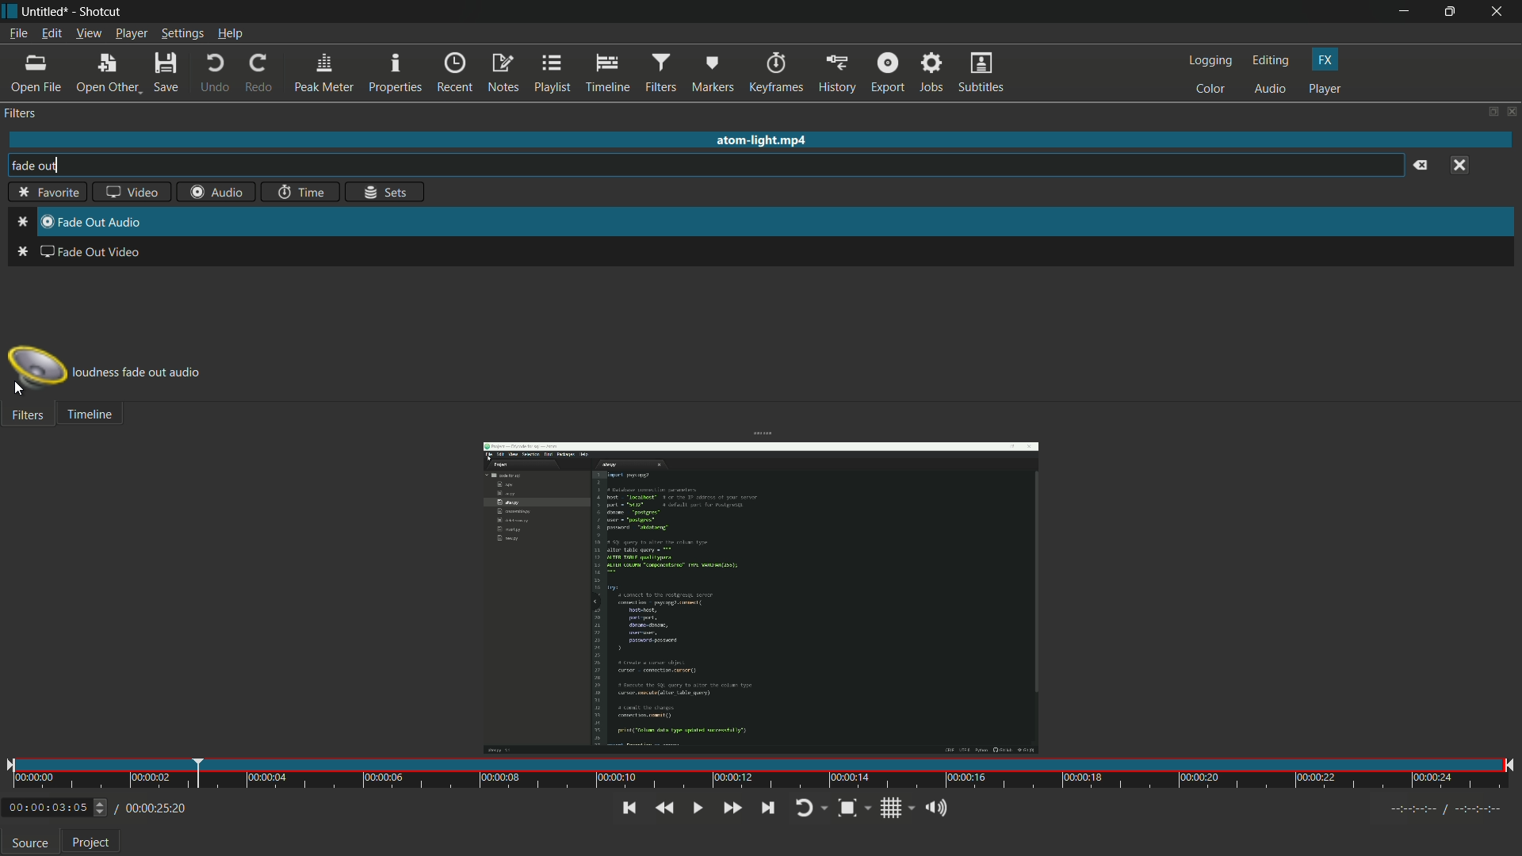  Describe the element at coordinates (929, 73) in the screenshot. I see `jobs` at that location.